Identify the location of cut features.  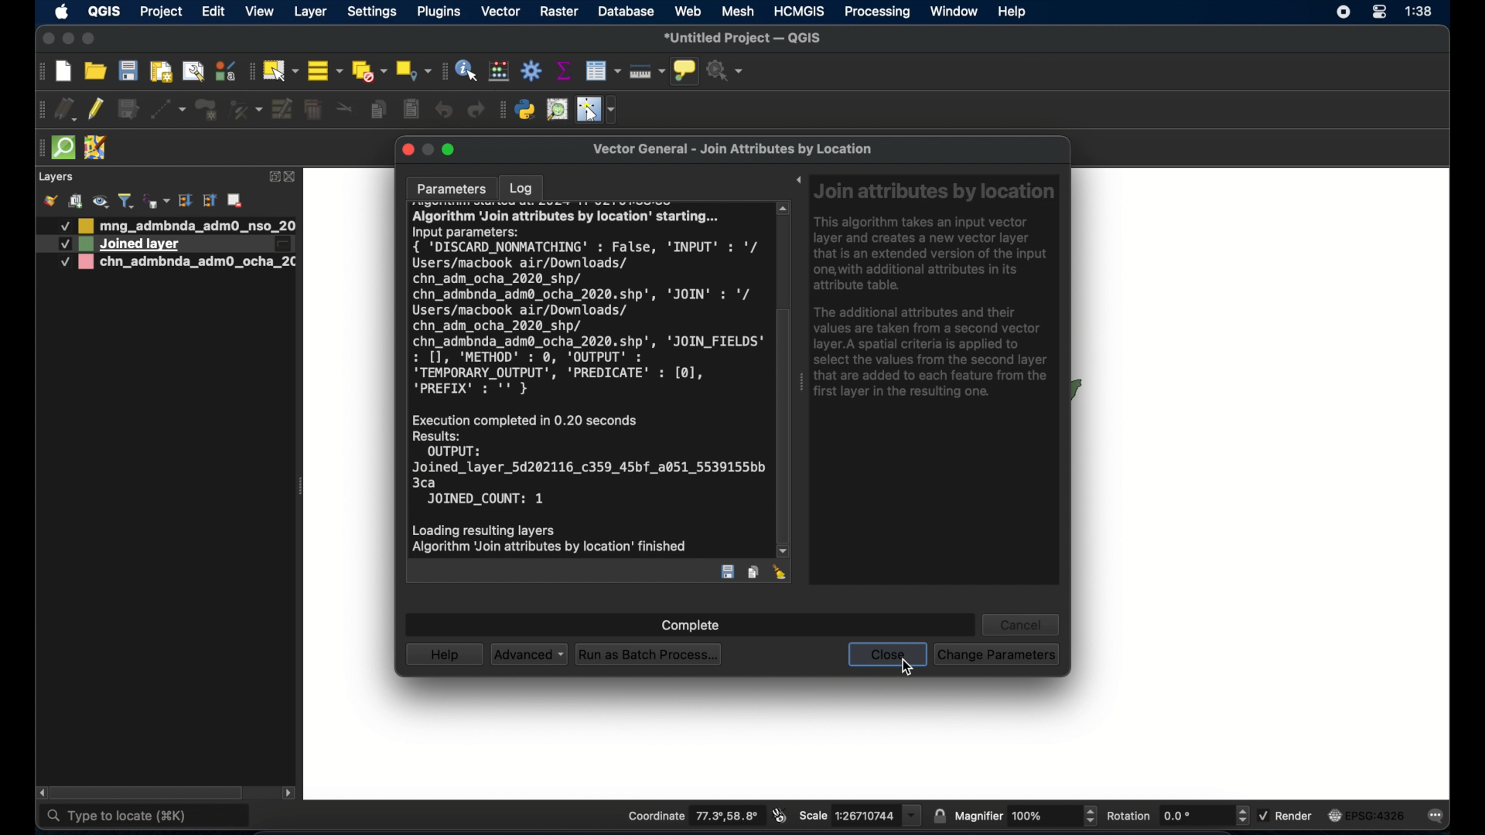
(345, 108).